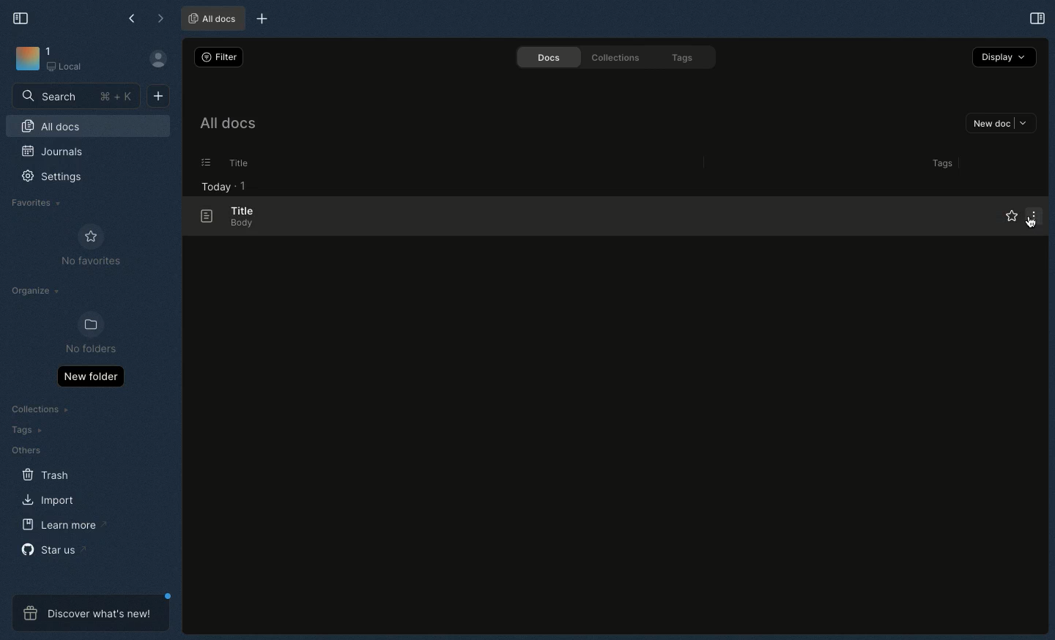 The image size is (1055, 640). I want to click on All docs, so click(211, 19).